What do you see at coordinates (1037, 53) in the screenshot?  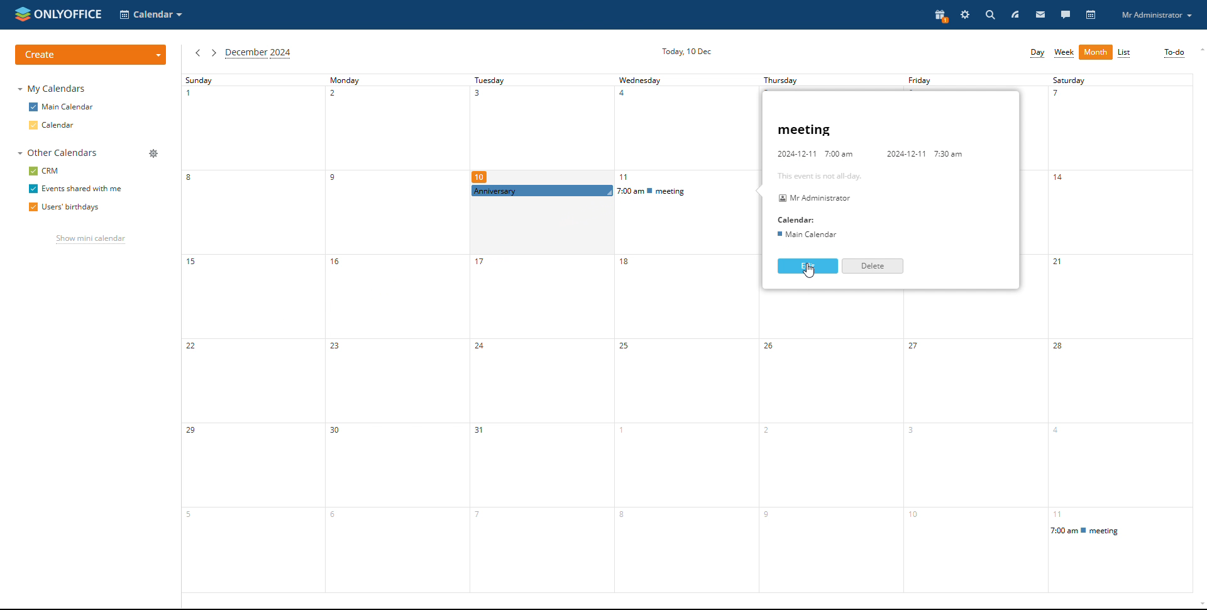 I see `day view` at bounding box center [1037, 53].